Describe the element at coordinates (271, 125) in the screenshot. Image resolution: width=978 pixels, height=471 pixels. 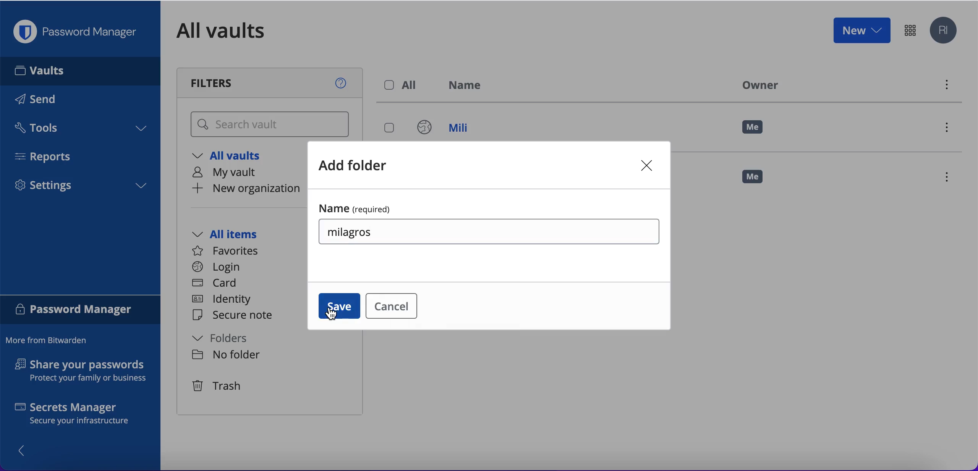
I see `search vault` at that location.